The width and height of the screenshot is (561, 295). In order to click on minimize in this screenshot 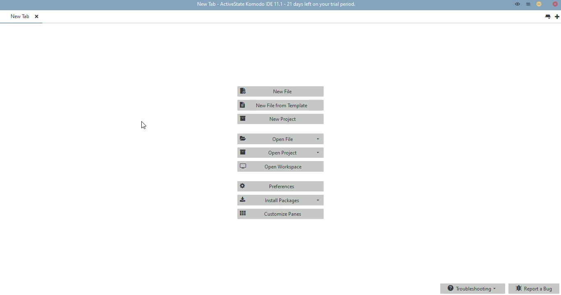, I will do `click(539, 4)`.